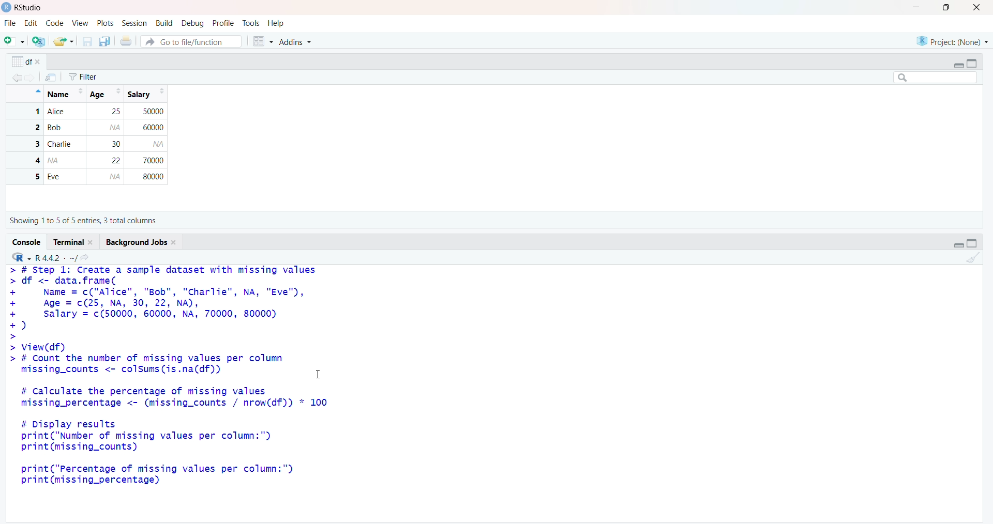 This screenshot has width=993, height=524. I want to click on Minimize, so click(960, 245).